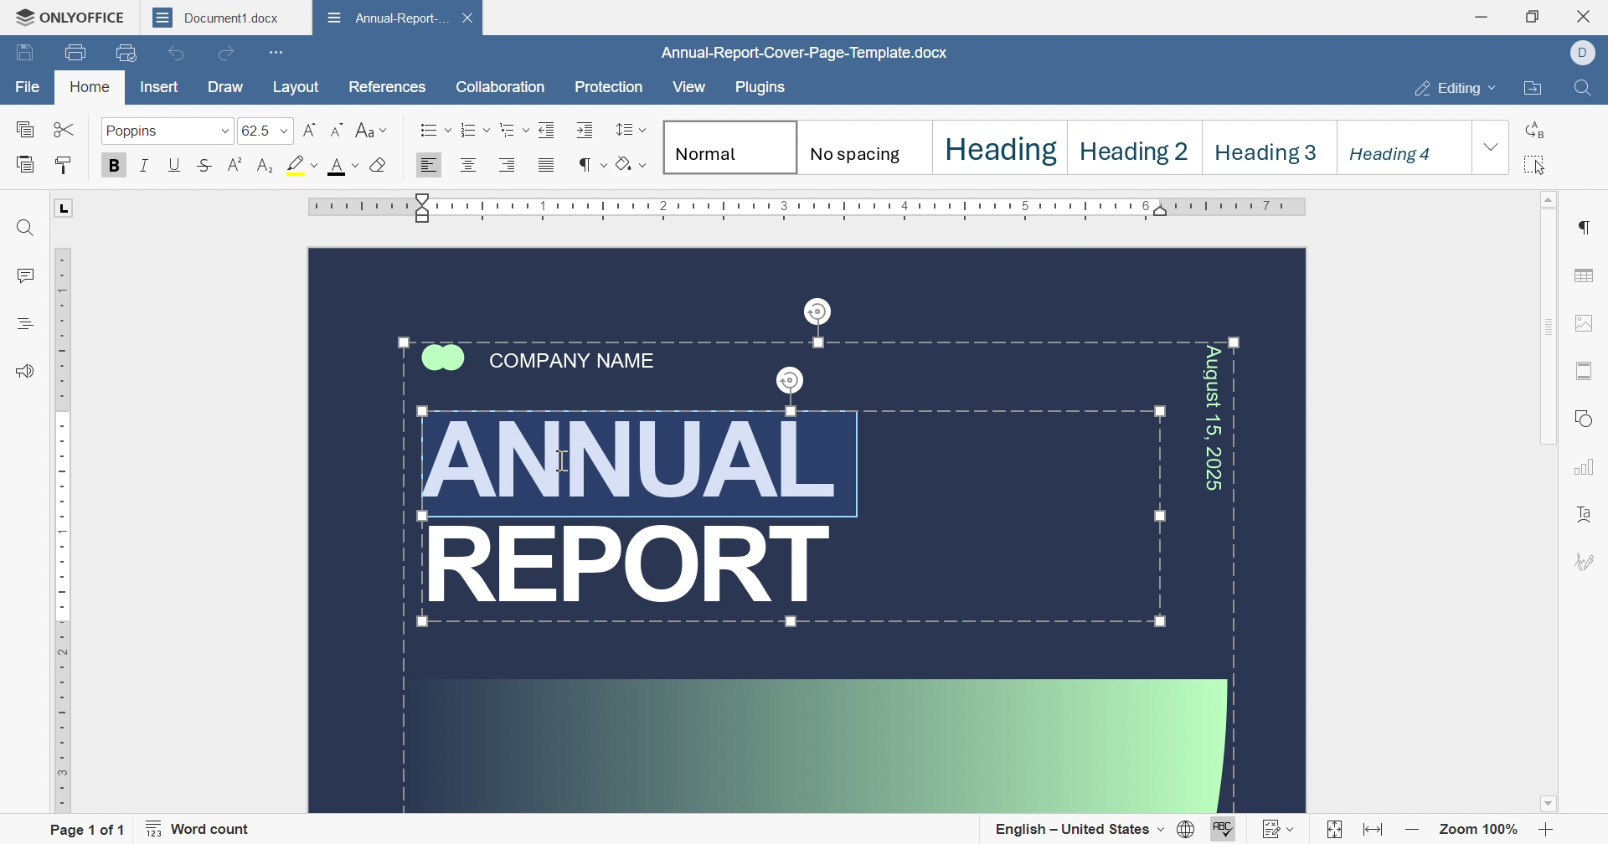 Image resolution: width=1608 pixels, height=844 pixels. What do you see at coordinates (565, 461) in the screenshot?
I see `Cursor` at bounding box center [565, 461].